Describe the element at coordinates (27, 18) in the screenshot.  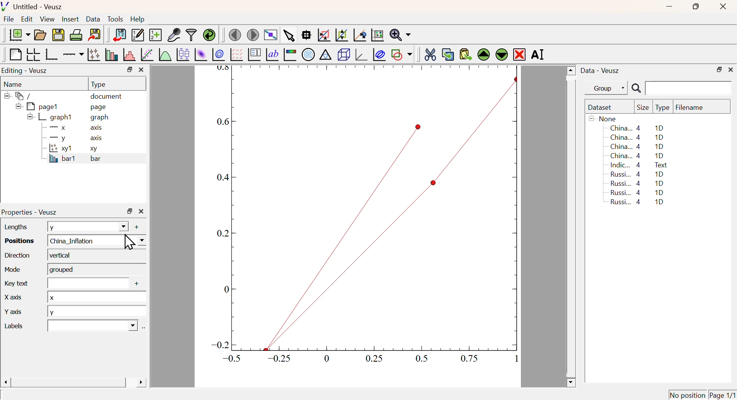
I see `Edit` at that location.